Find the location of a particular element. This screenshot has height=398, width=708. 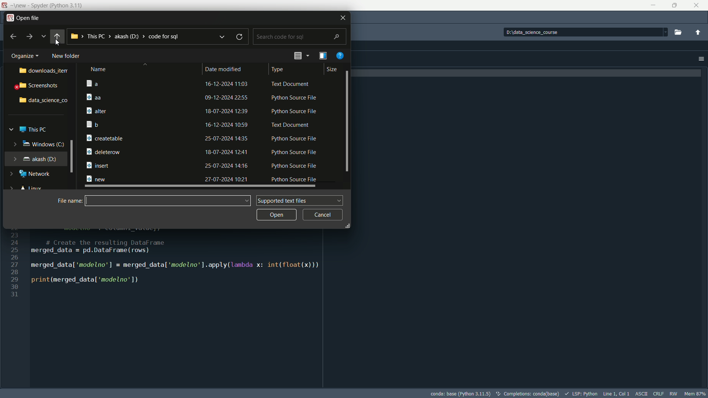

expand is located at coordinates (12, 174).